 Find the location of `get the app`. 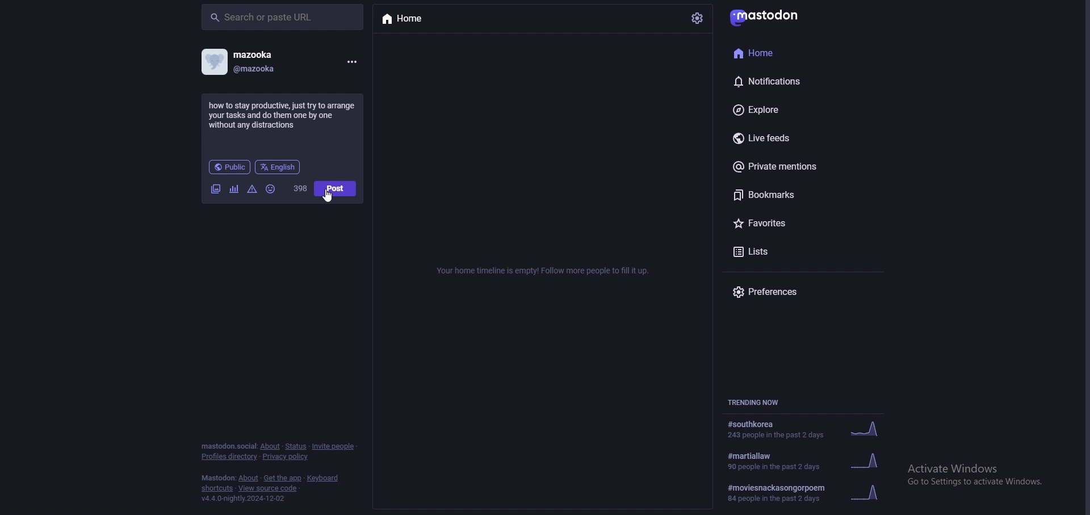

get the app is located at coordinates (283, 479).